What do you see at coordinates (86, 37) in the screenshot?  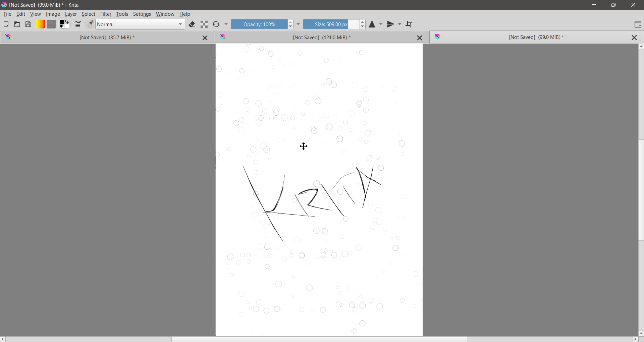 I see `Unsaved Image Tab 1` at bounding box center [86, 37].